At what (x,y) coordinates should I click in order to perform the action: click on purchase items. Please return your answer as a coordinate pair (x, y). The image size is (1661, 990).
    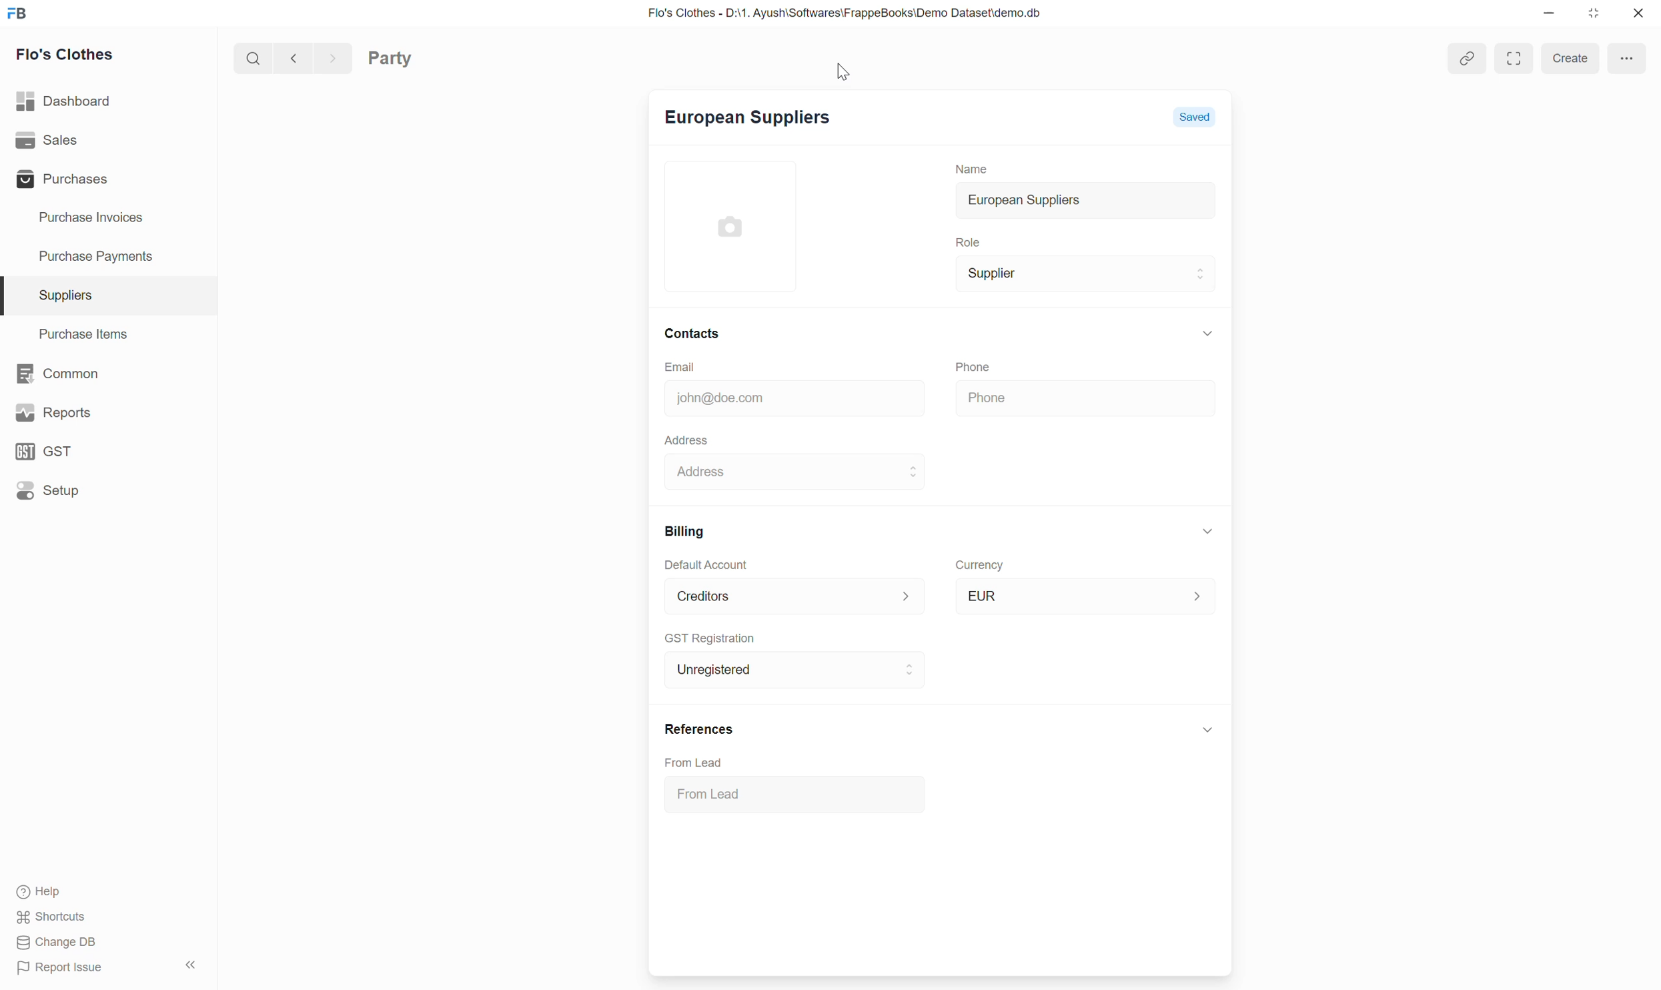
    Looking at the image, I should click on (89, 335).